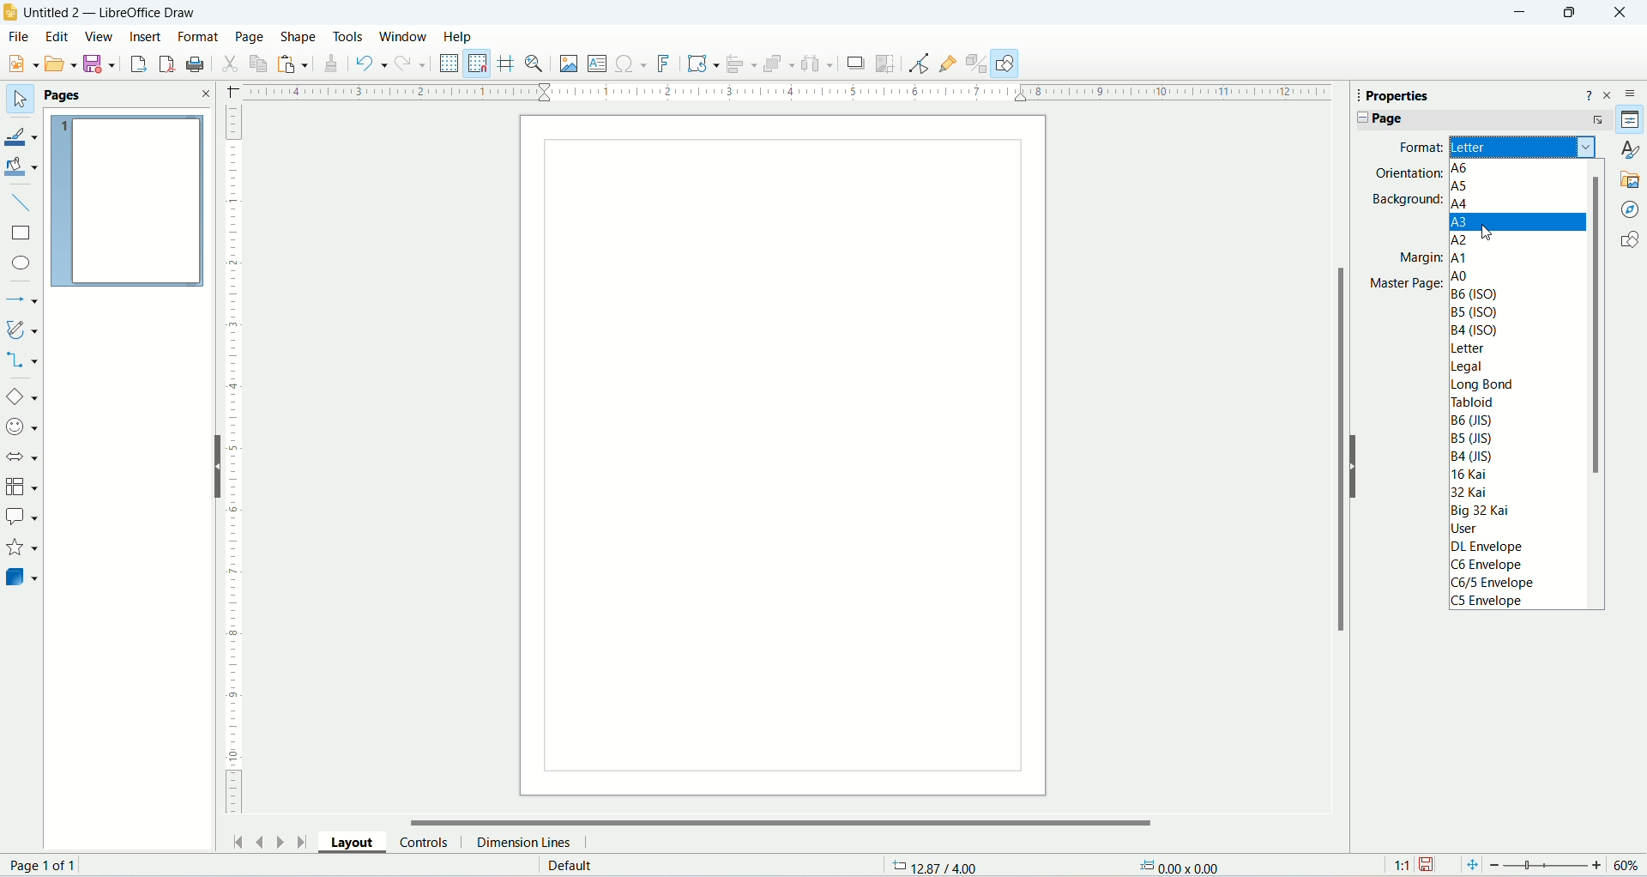  What do you see at coordinates (22, 460) in the screenshot?
I see `block arrows` at bounding box center [22, 460].